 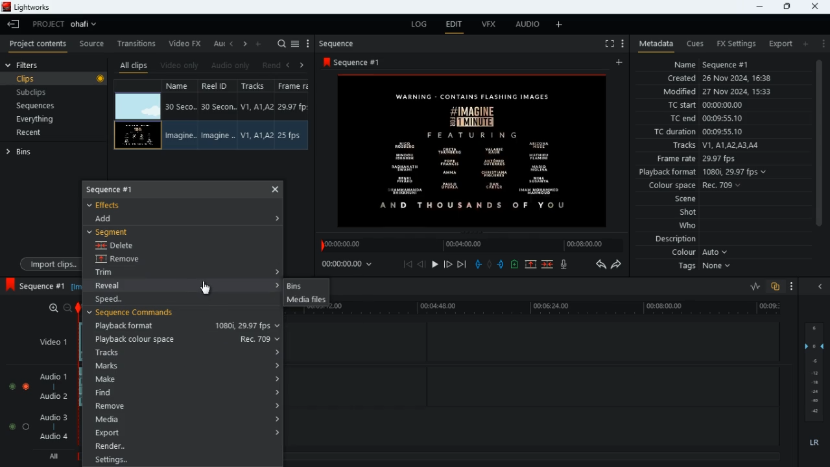 What do you see at coordinates (217, 88) in the screenshot?
I see `reel id` at bounding box center [217, 88].